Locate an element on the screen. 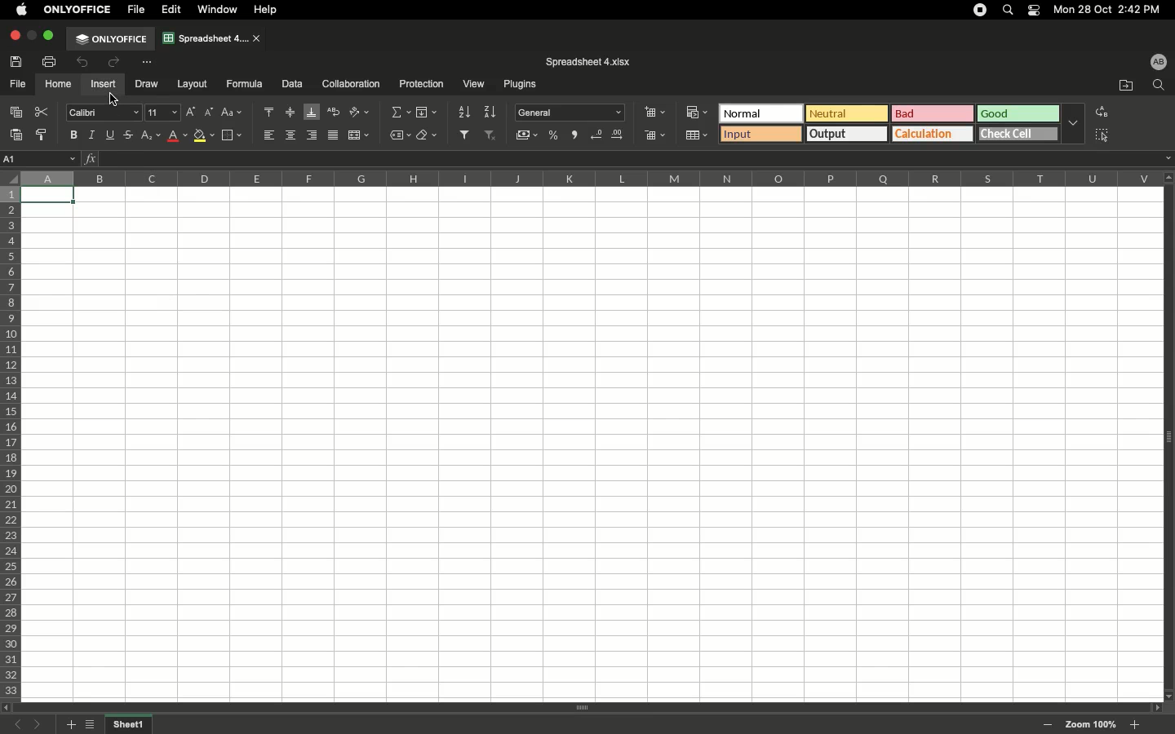 Image resolution: width=1175 pixels, height=734 pixels. Insert cells is located at coordinates (657, 112).